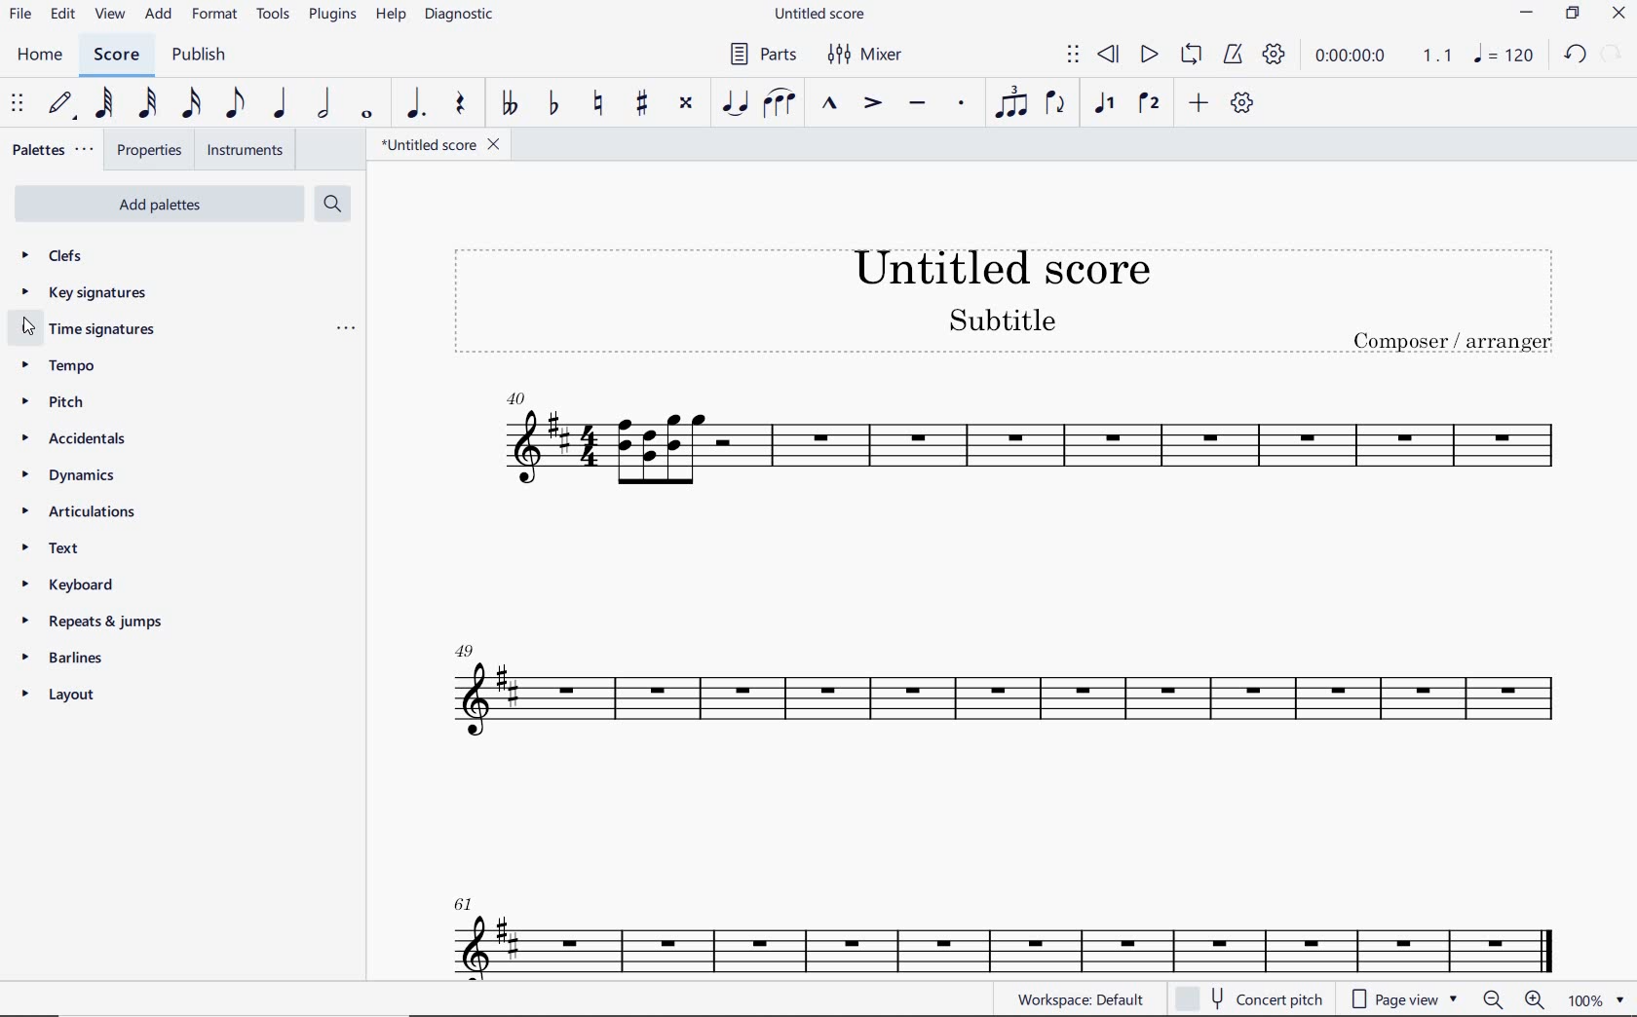 This screenshot has width=1637, height=1017. I want to click on FILE NAME, so click(440, 144).